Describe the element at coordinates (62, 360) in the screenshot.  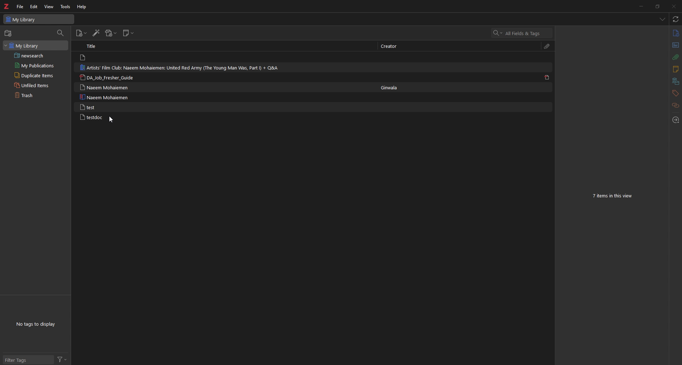
I see `filter` at that location.